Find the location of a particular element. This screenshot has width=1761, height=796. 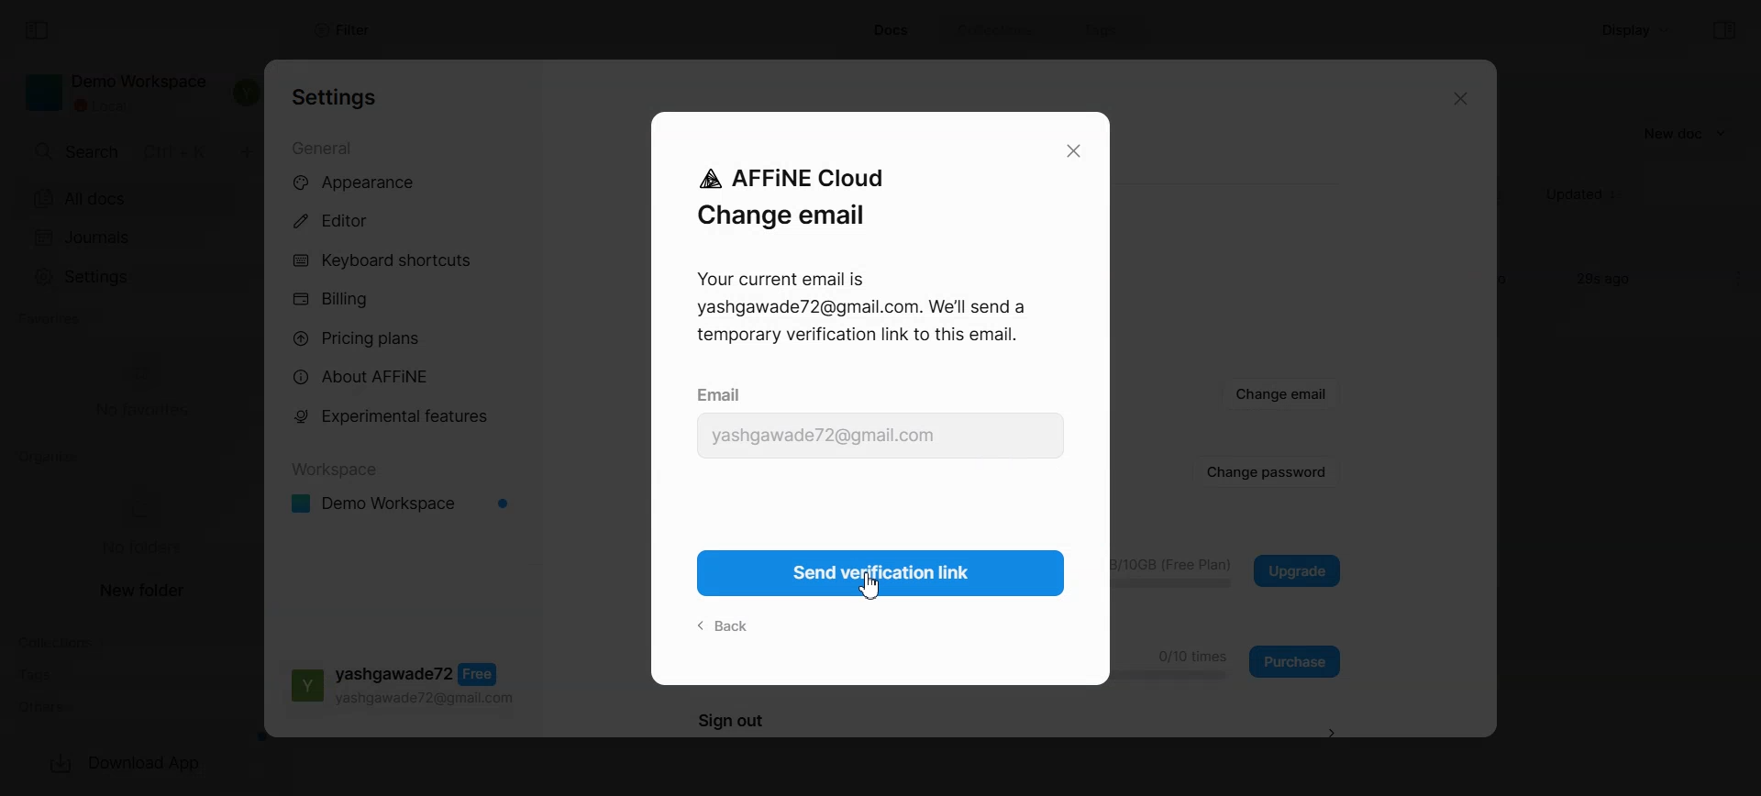

Close window is located at coordinates (1074, 152).